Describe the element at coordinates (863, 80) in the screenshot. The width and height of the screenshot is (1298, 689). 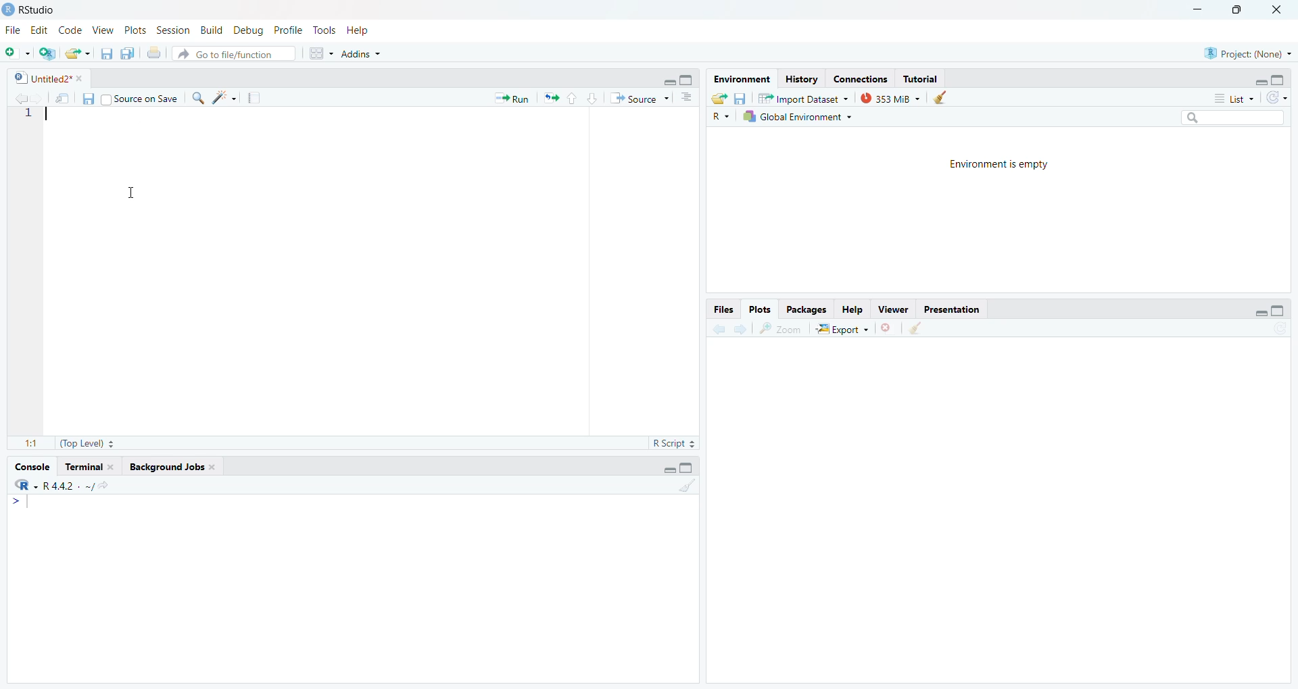
I see `Connections.` at that location.